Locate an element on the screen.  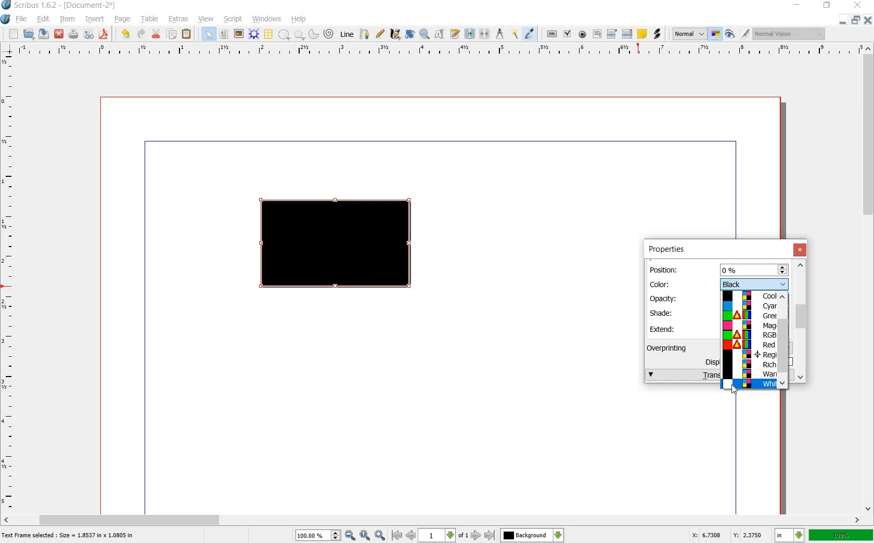
color is located at coordinates (664, 283).